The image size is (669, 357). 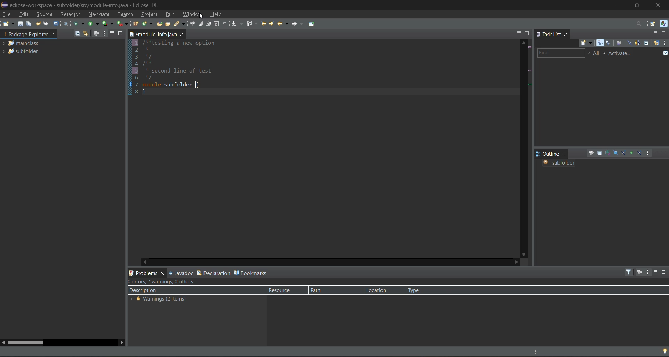 I want to click on run, so click(x=171, y=15).